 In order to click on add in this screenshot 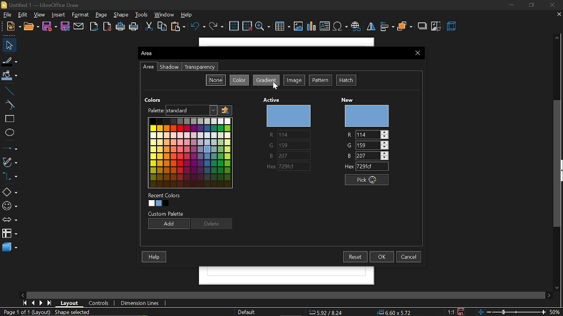, I will do `click(168, 224)`.